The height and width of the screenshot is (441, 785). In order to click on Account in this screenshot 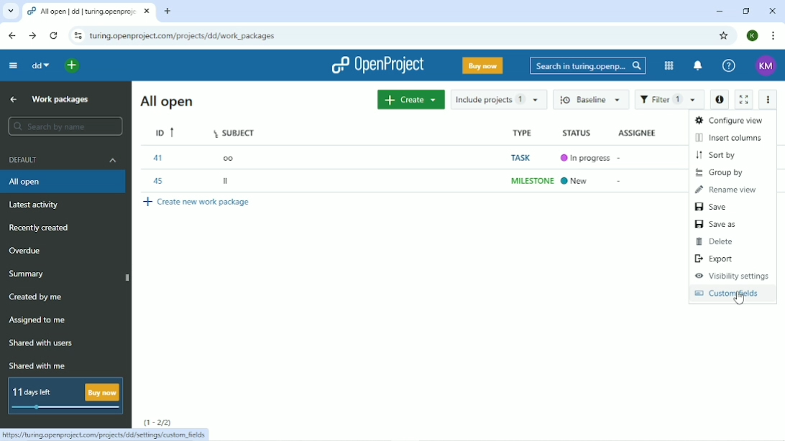, I will do `click(752, 35)`.